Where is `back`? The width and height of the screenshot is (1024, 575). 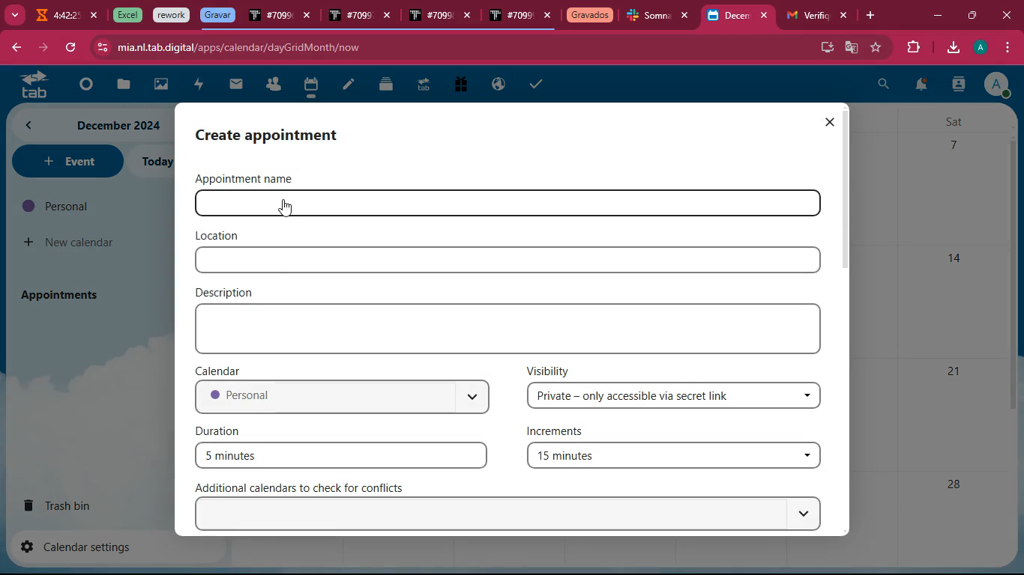 back is located at coordinates (15, 49).